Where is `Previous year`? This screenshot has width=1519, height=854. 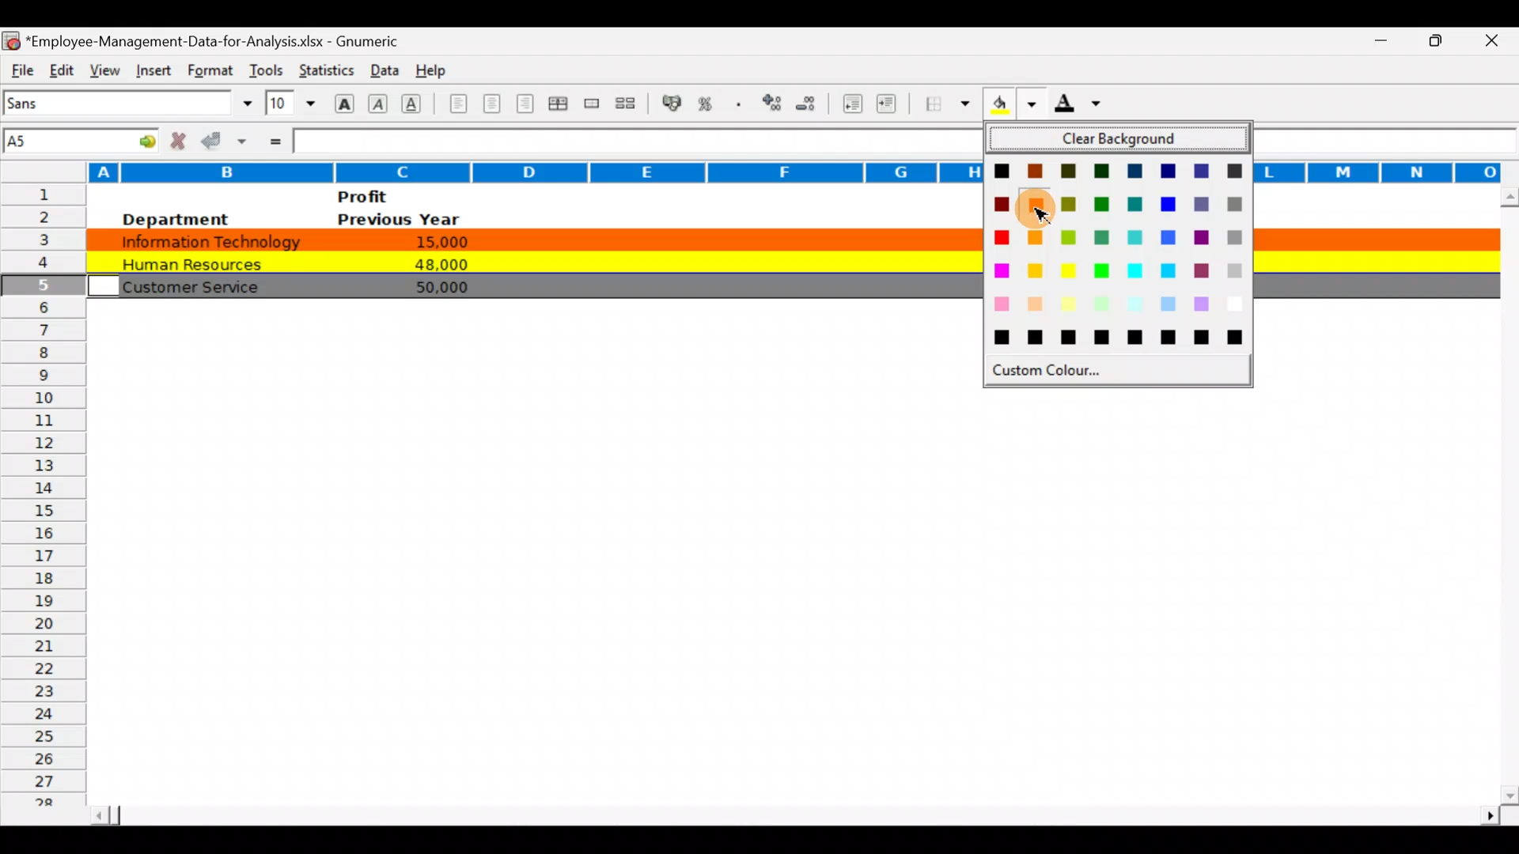
Previous year is located at coordinates (399, 220).